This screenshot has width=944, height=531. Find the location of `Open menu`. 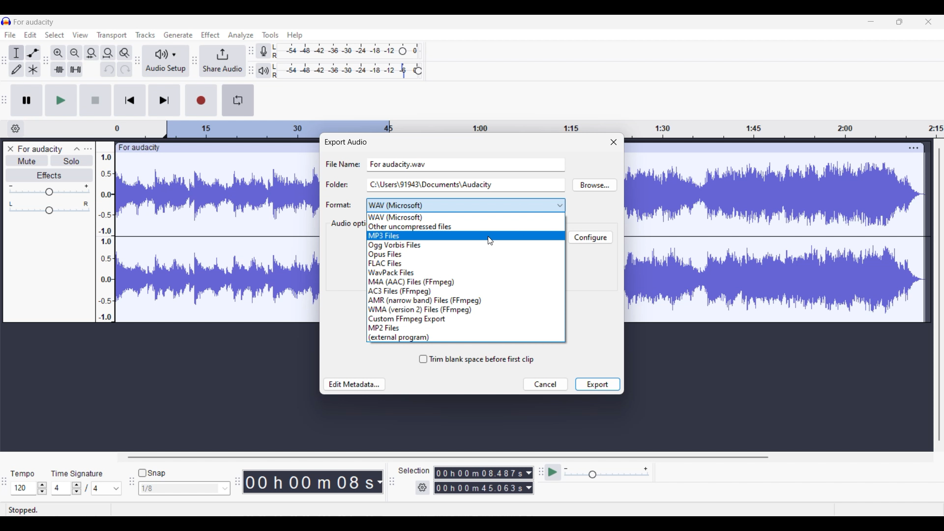

Open menu is located at coordinates (88, 148).